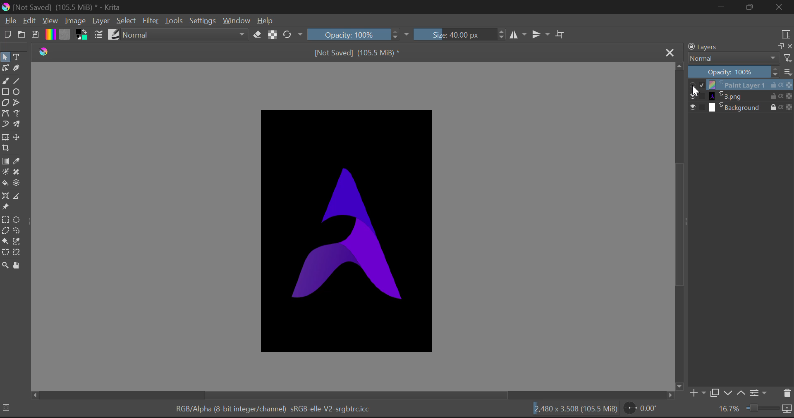 The height and width of the screenshot is (418, 794). Describe the element at coordinates (8, 35) in the screenshot. I see `New` at that location.